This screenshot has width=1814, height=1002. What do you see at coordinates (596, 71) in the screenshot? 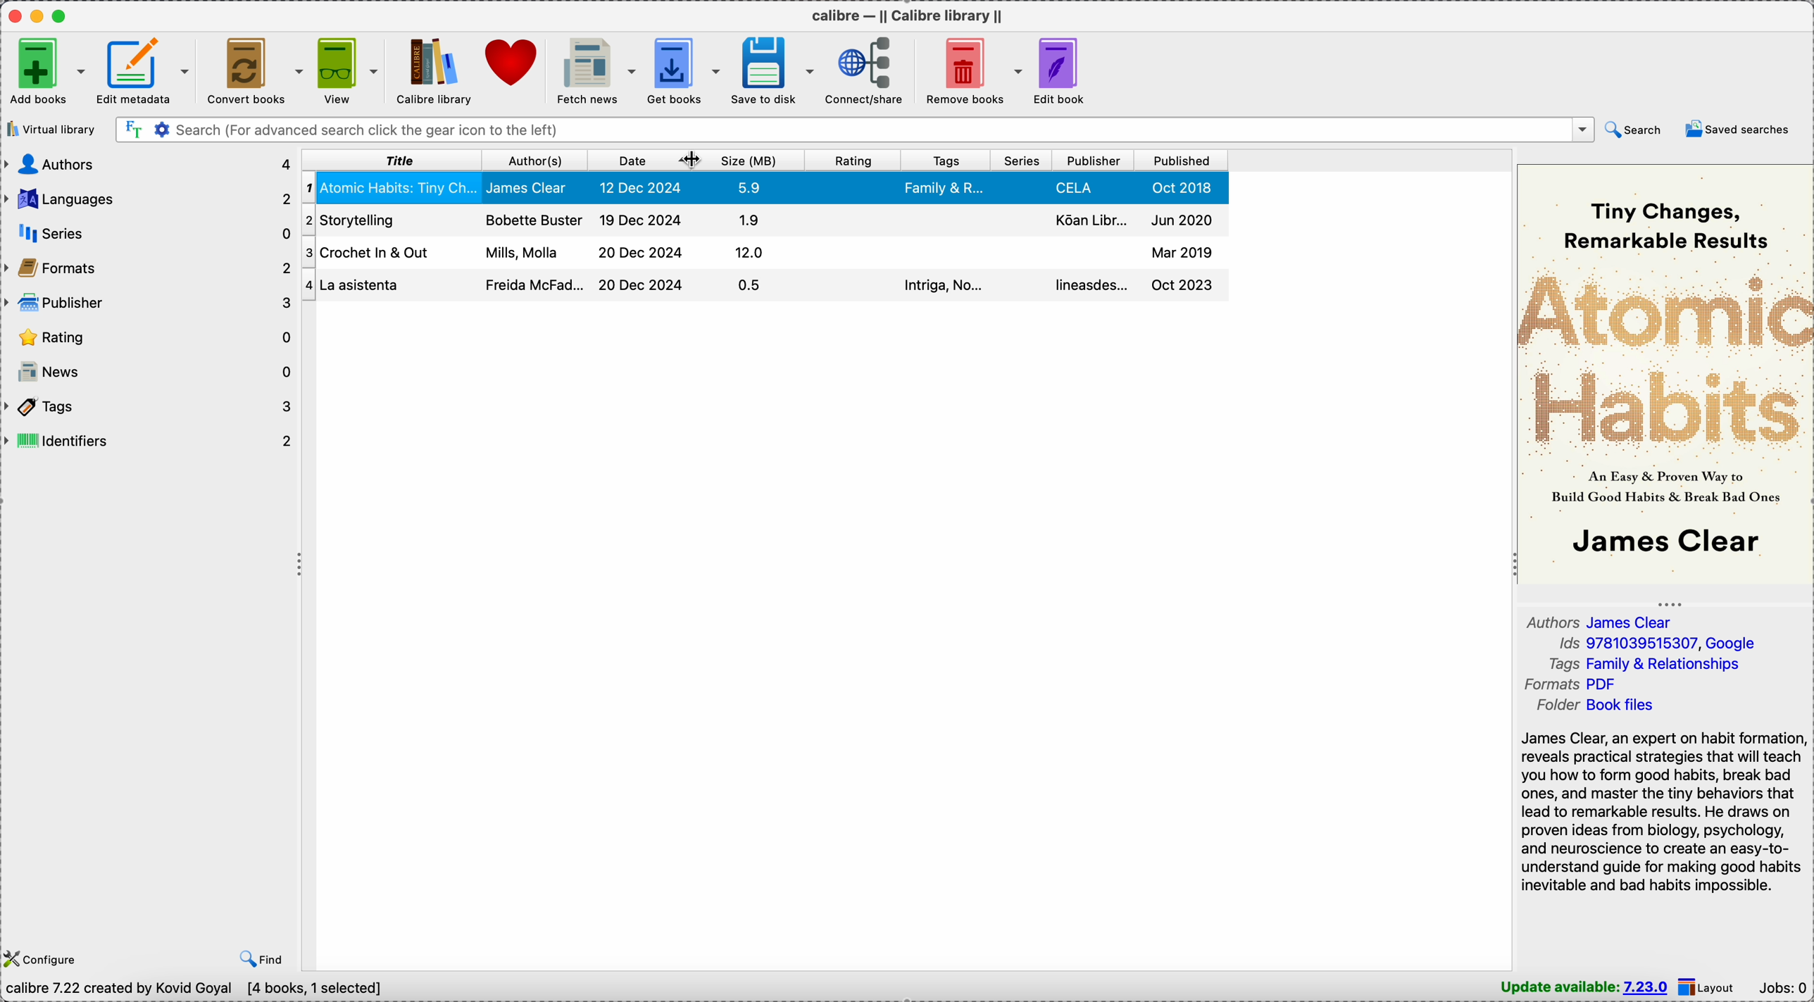
I see `fetch news` at bounding box center [596, 71].